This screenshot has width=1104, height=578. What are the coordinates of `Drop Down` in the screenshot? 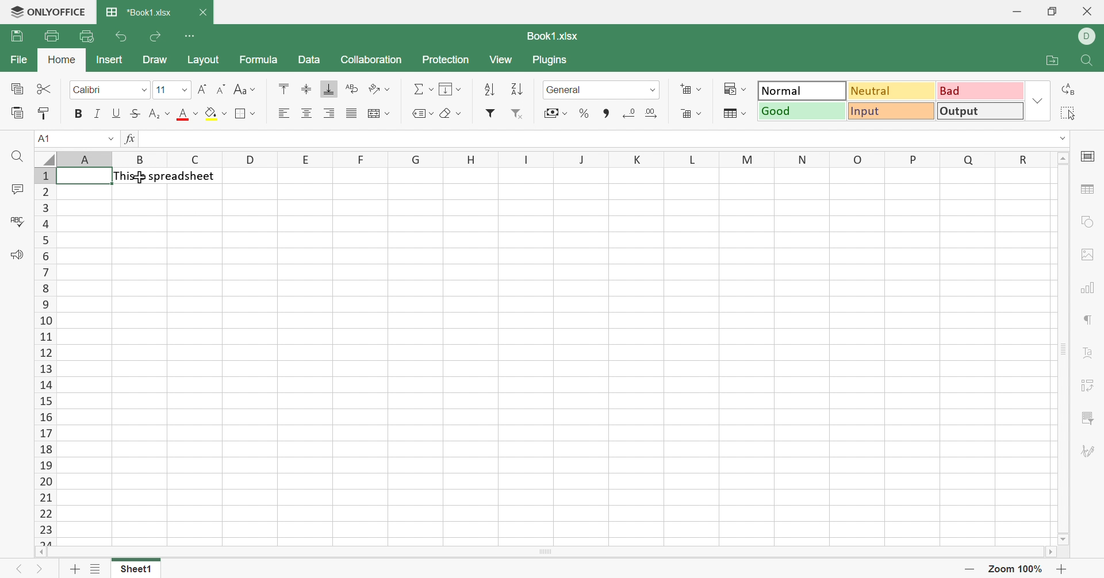 It's located at (1038, 100).